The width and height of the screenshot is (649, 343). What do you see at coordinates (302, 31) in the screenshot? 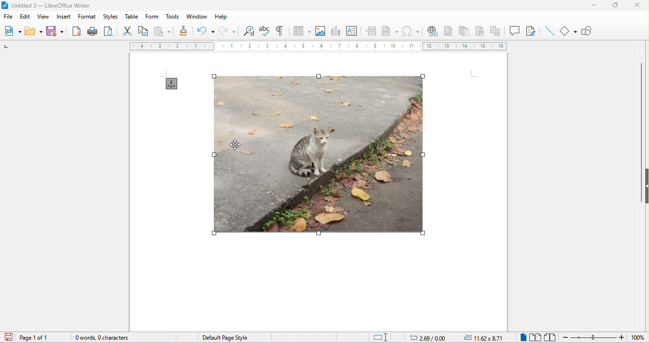
I see `table` at bounding box center [302, 31].